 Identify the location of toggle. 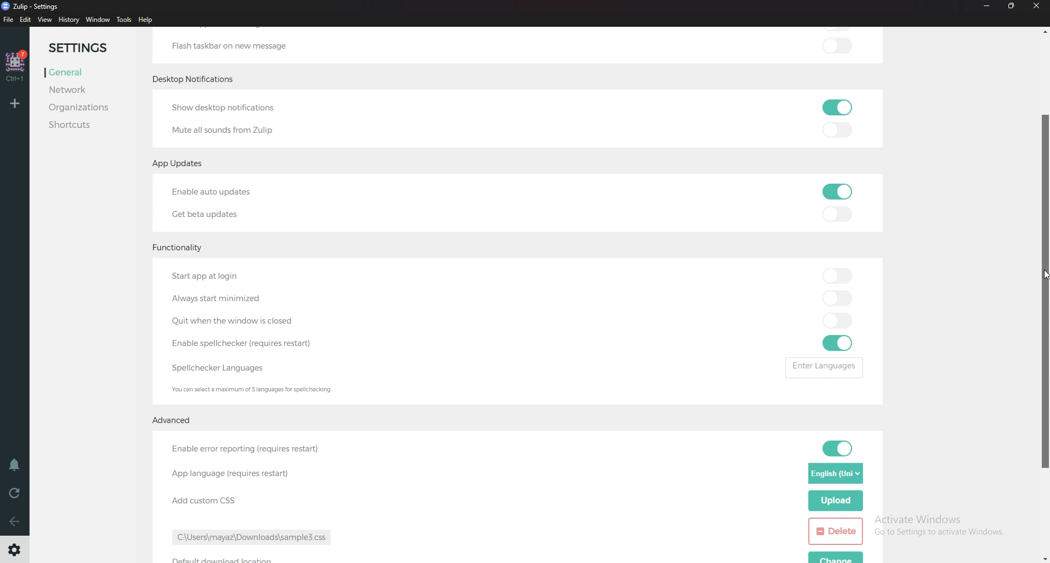
(836, 276).